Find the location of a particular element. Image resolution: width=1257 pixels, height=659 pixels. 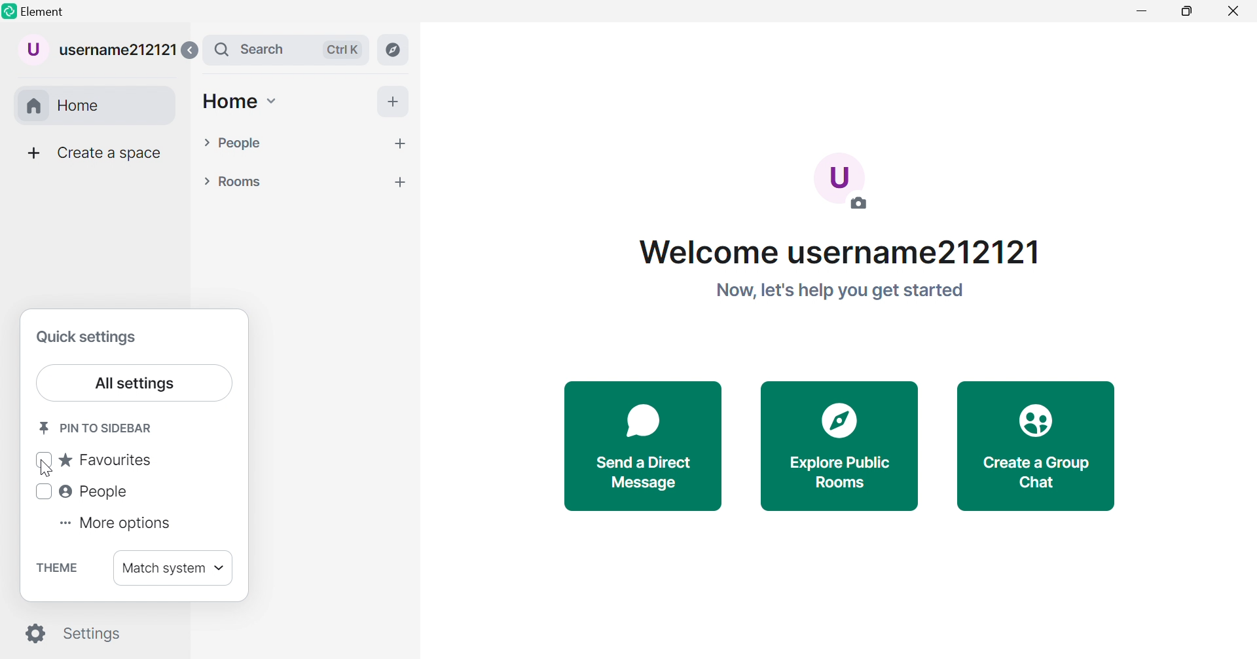

Welcome username212121 is located at coordinates (839, 252).